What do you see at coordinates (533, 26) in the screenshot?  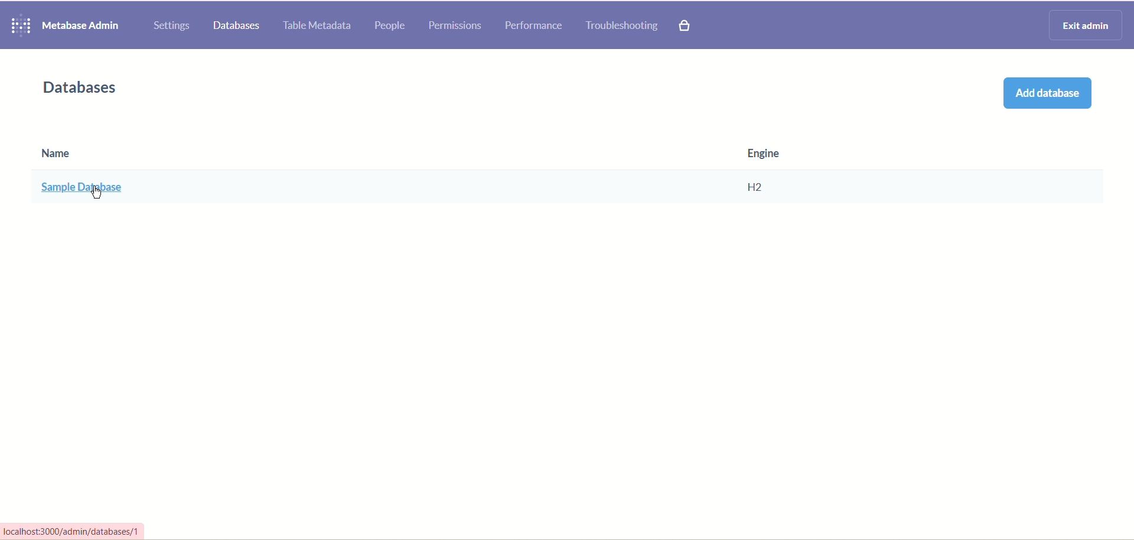 I see `performance` at bounding box center [533, 26].